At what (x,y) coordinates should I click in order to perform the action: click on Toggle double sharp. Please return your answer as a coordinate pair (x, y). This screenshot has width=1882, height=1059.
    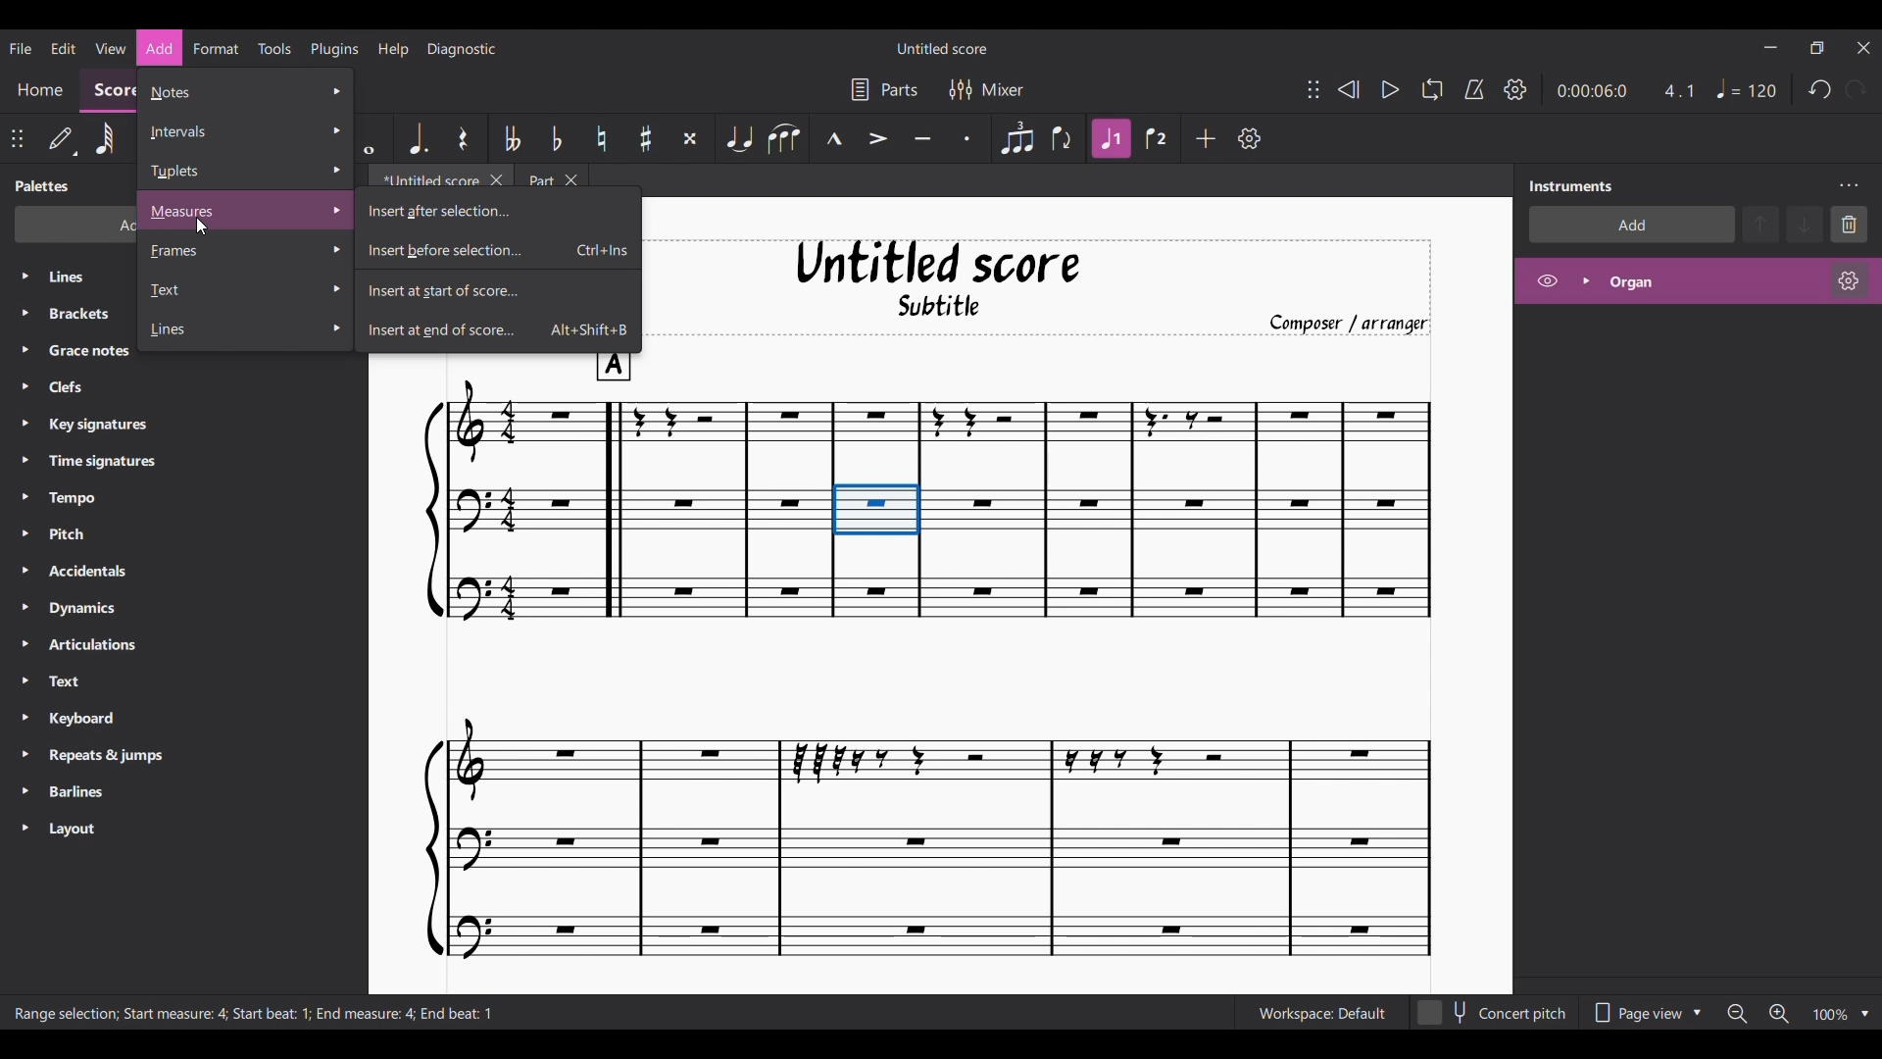
    Looking at the image, I should click on (690, 138).